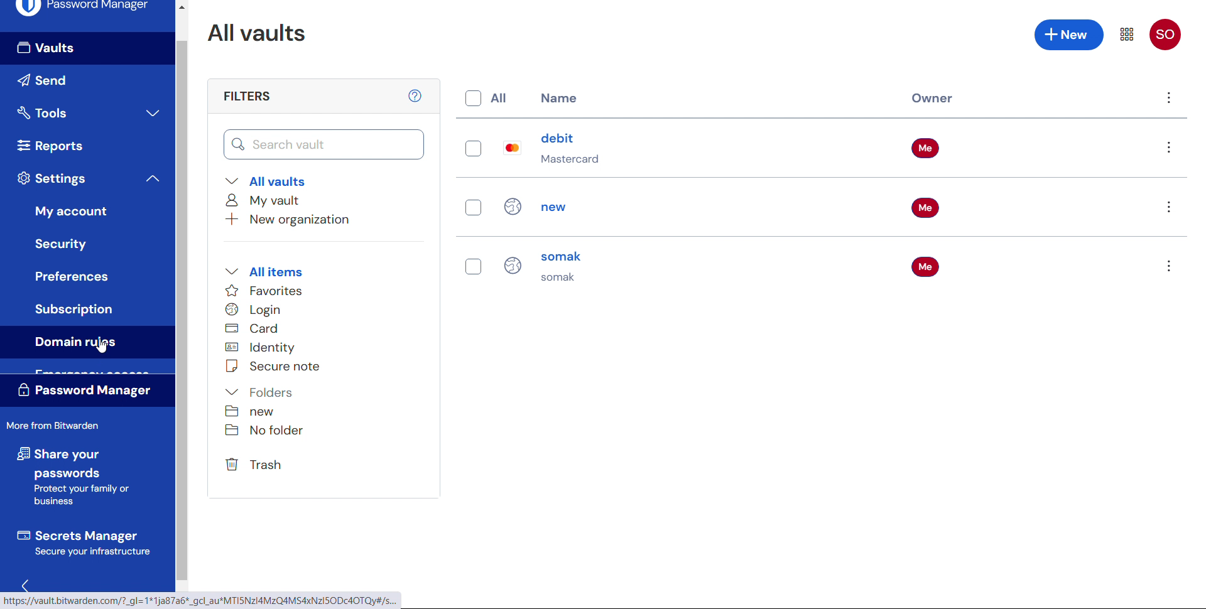  Describe the element at coordinates (265, 290) in the screenshot. I see `Favourites ` at that location.